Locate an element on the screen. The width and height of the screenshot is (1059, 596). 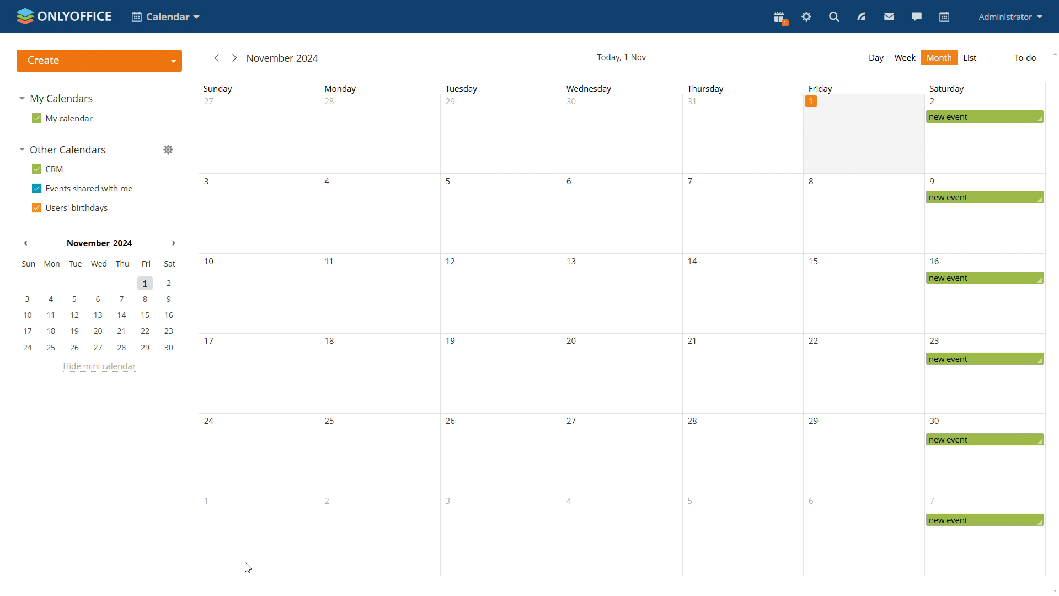
list view  is located at coordinates (971, 58).